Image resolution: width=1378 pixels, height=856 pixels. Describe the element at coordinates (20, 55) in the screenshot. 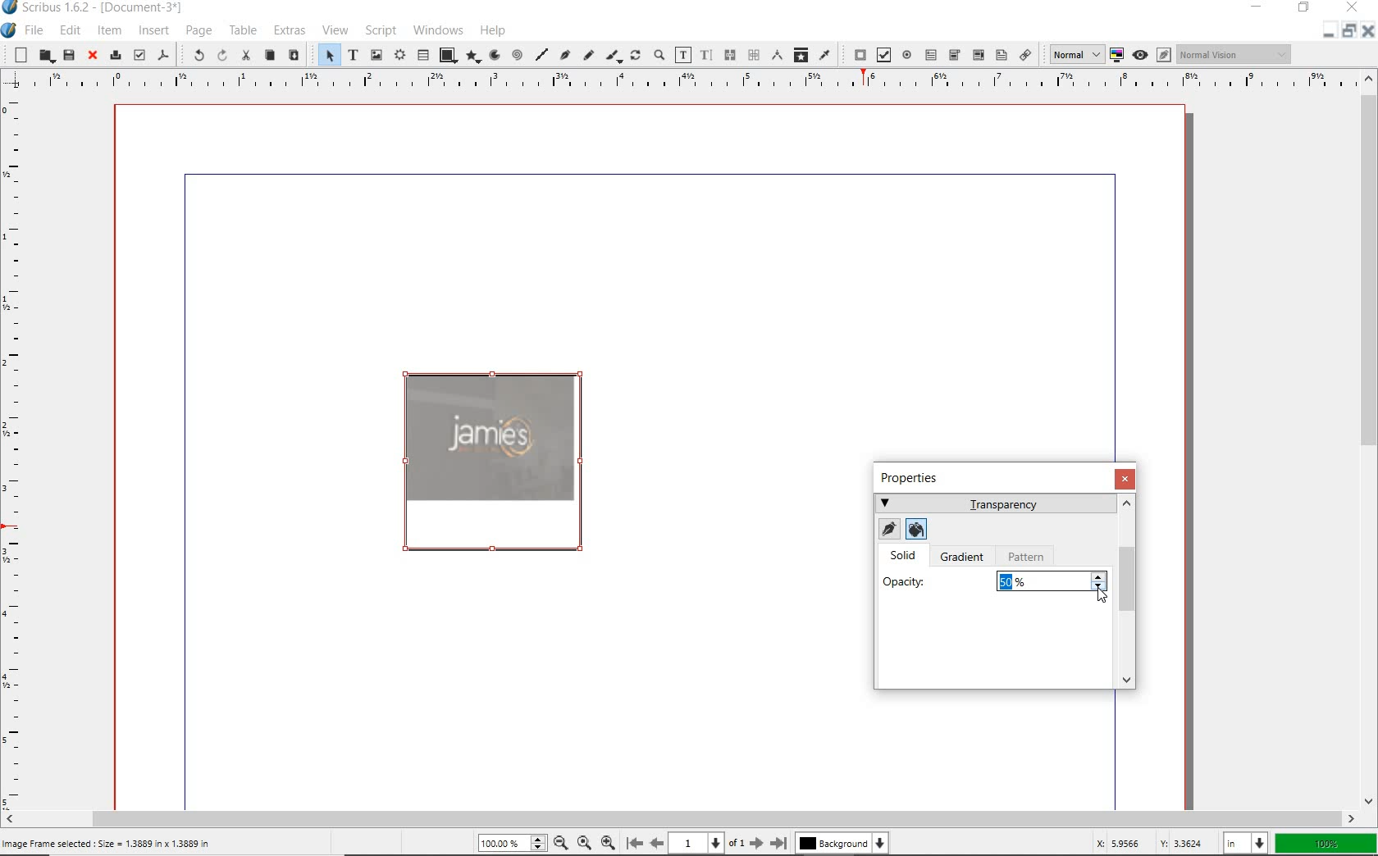

I see `new` at that location.